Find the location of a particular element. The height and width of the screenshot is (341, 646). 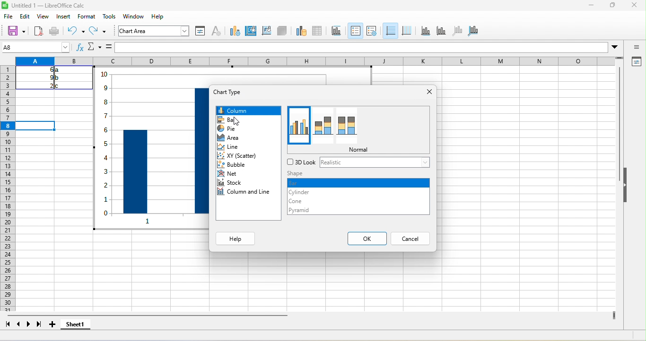

character is located at coordinates (217, 32).